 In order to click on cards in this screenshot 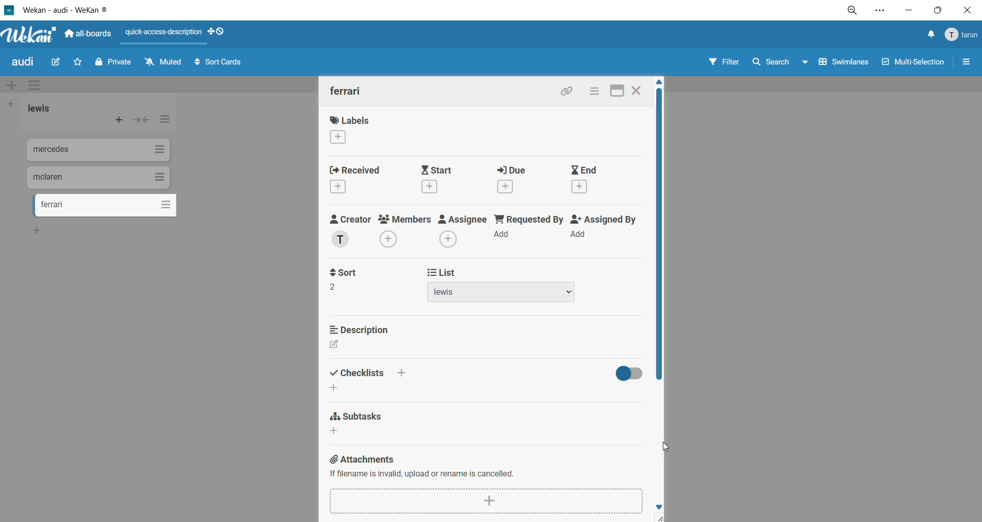, I will do `click(100, 151)`.